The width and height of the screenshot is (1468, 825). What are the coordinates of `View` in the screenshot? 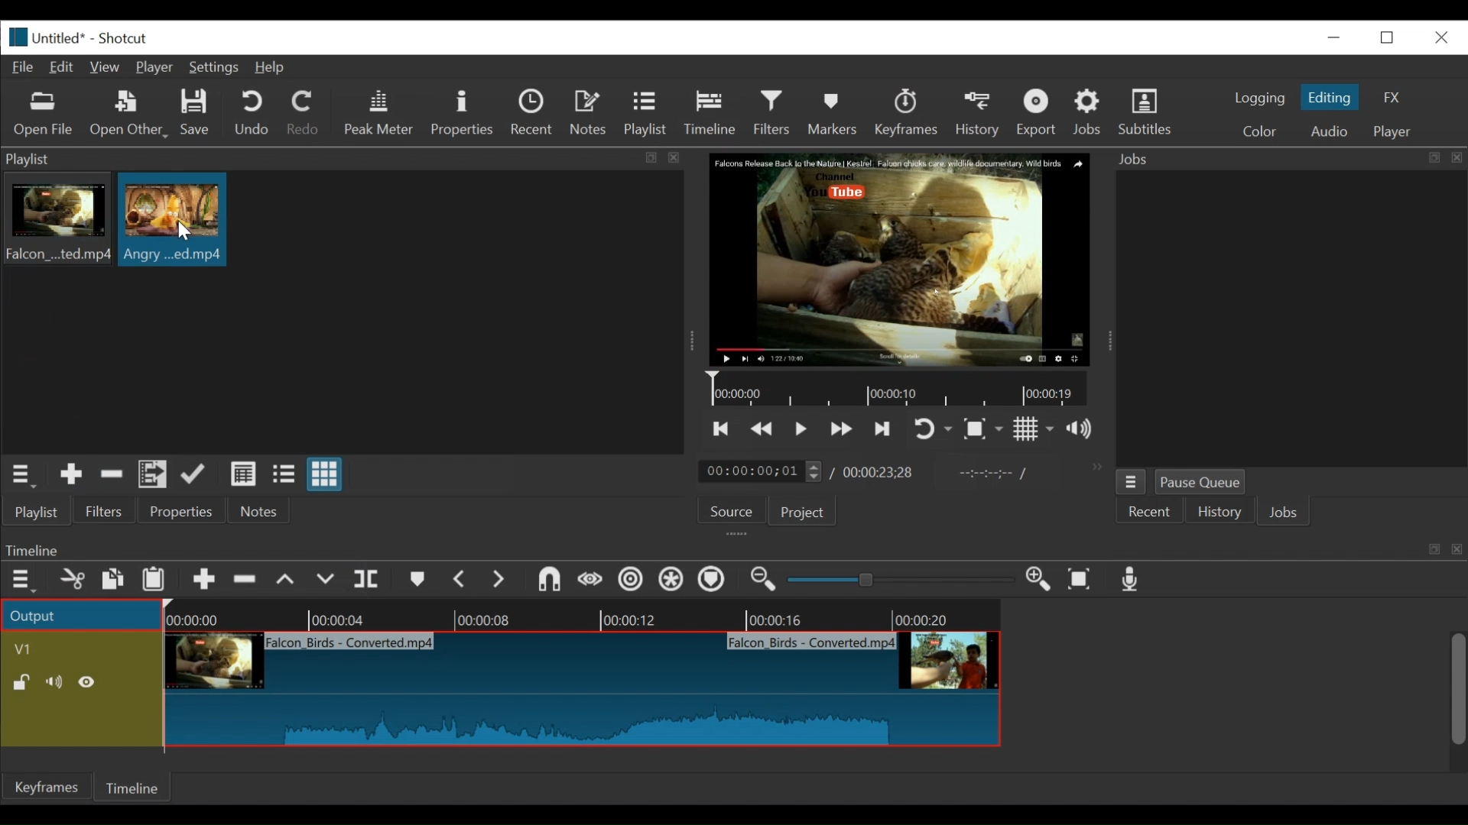 It's located at (106, 67).